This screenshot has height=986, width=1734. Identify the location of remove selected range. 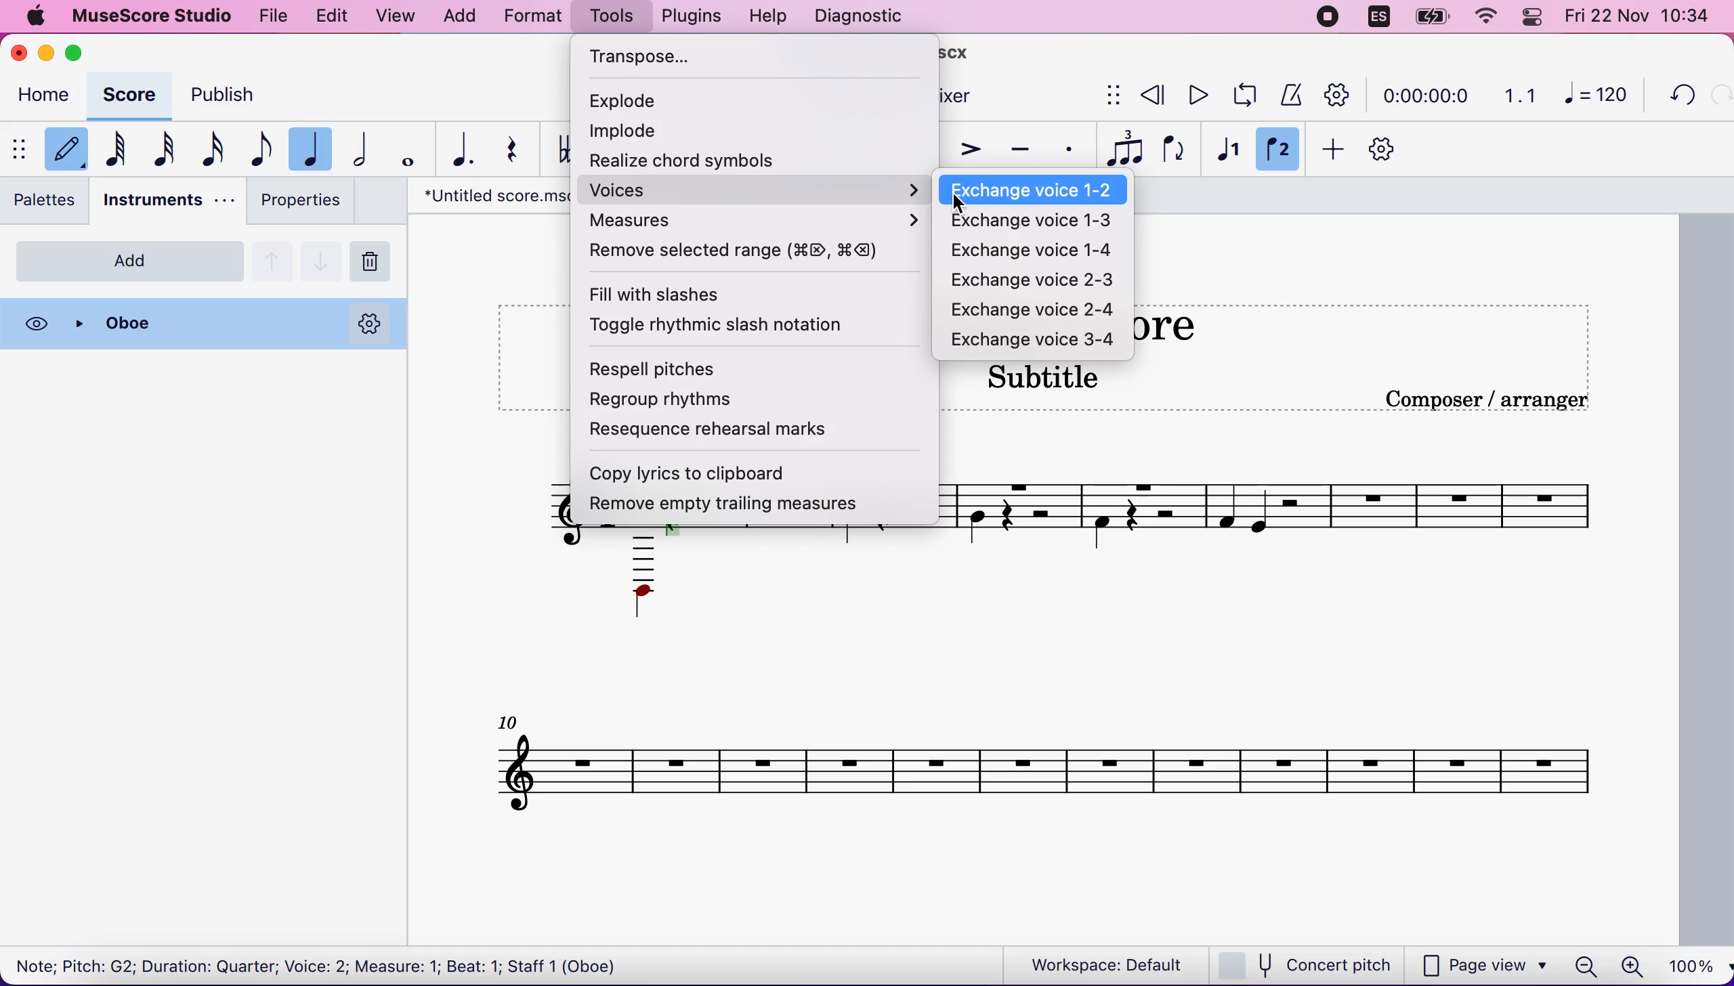
(744, 253).